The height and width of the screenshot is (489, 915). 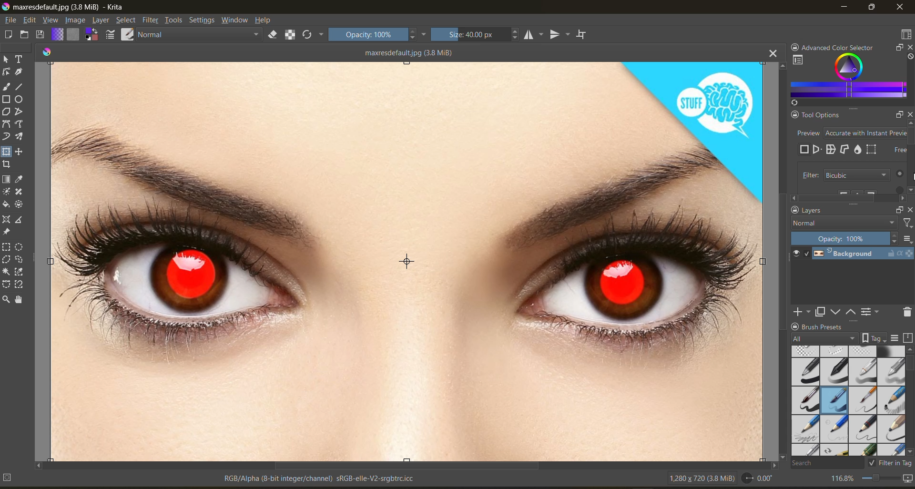 What do you see at coordinates (845, 238) in the screenshot?
I see `opacity` at bounding box center [845, 238].